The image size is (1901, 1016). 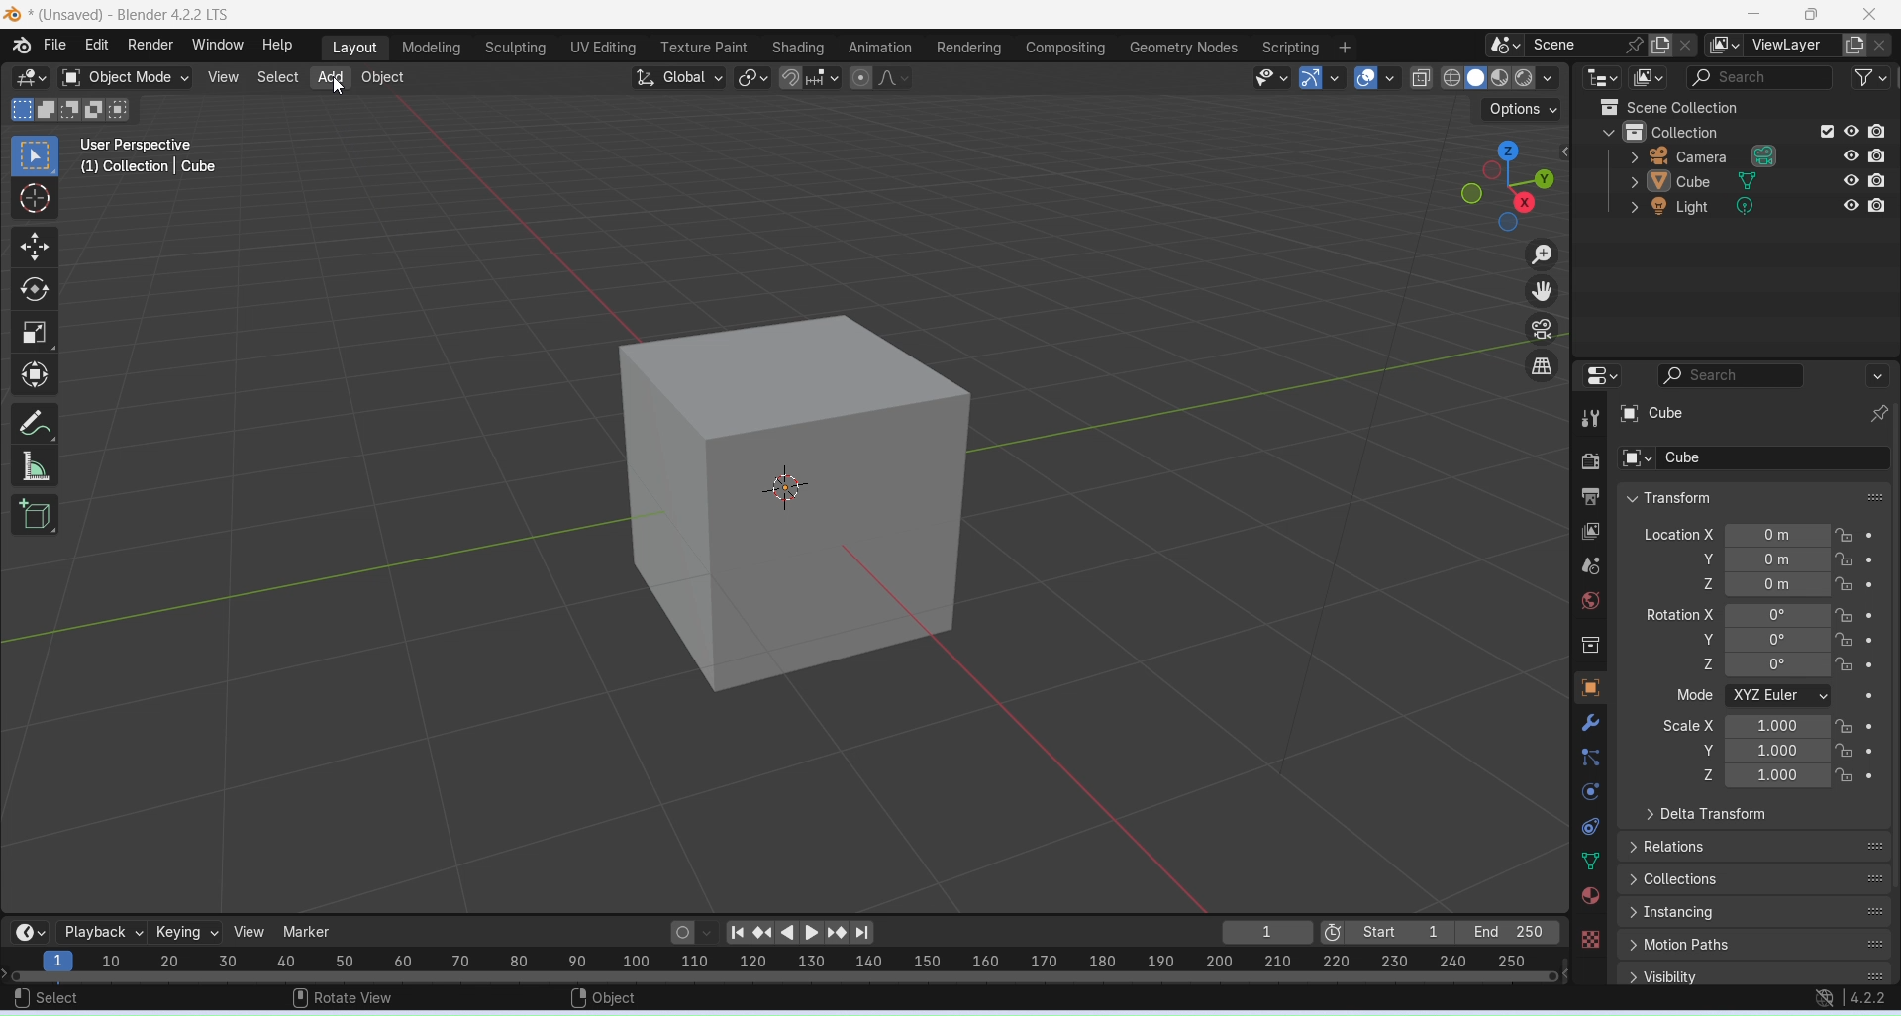 I want to click on View layer, so click(x=1592, y=533).